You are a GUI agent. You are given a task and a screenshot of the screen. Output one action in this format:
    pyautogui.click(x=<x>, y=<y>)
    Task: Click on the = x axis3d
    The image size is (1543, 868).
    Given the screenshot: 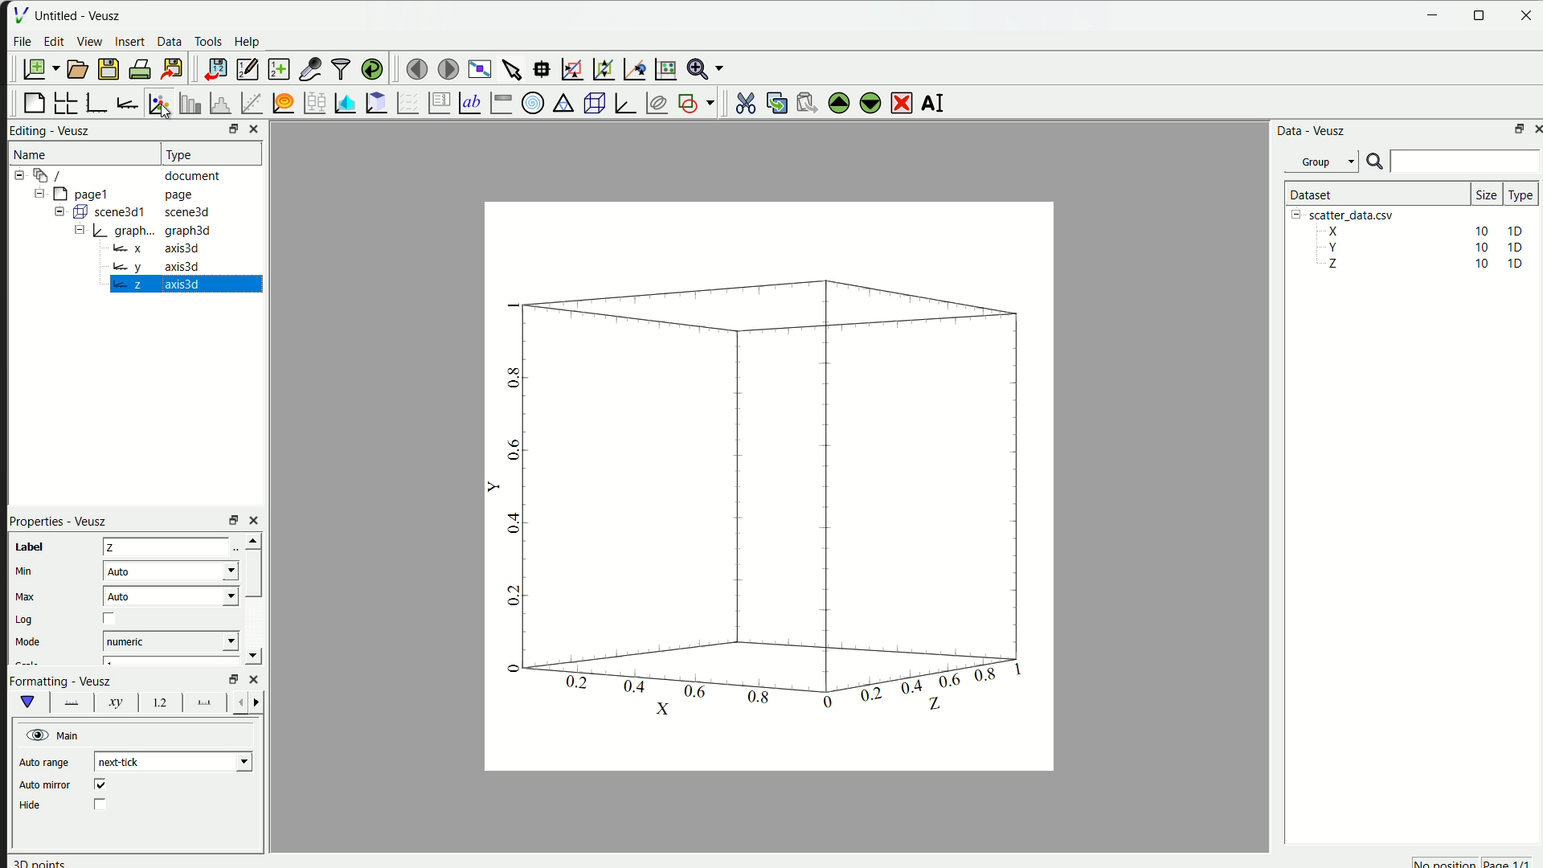 What is the action you would take?
    pyautogui.click(x=164, y=248)
    